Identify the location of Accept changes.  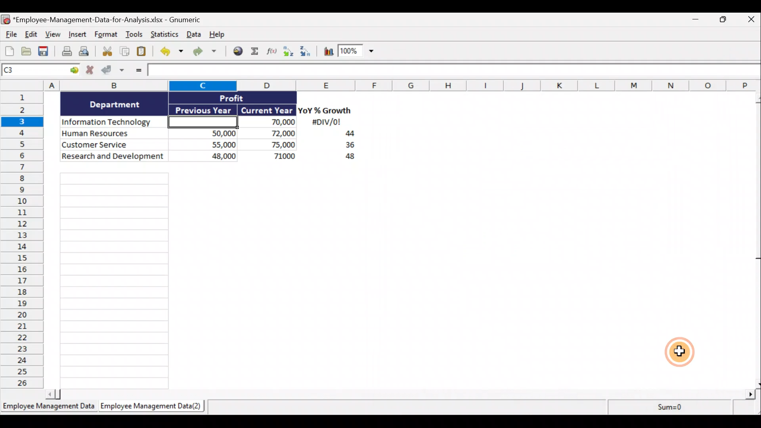
(114, 71).